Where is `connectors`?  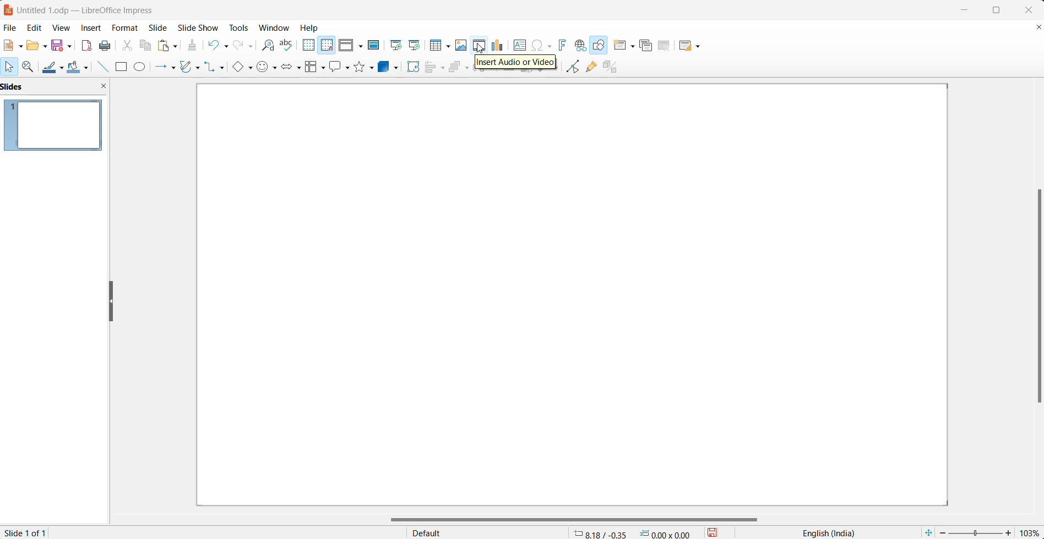 connectors is located at coordinates (210, 68).